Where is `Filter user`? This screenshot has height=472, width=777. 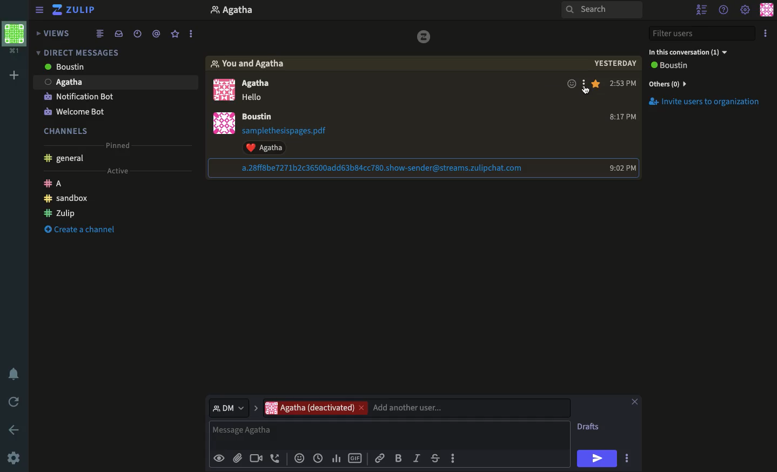
Filter user is located at coordinates (704, 33).